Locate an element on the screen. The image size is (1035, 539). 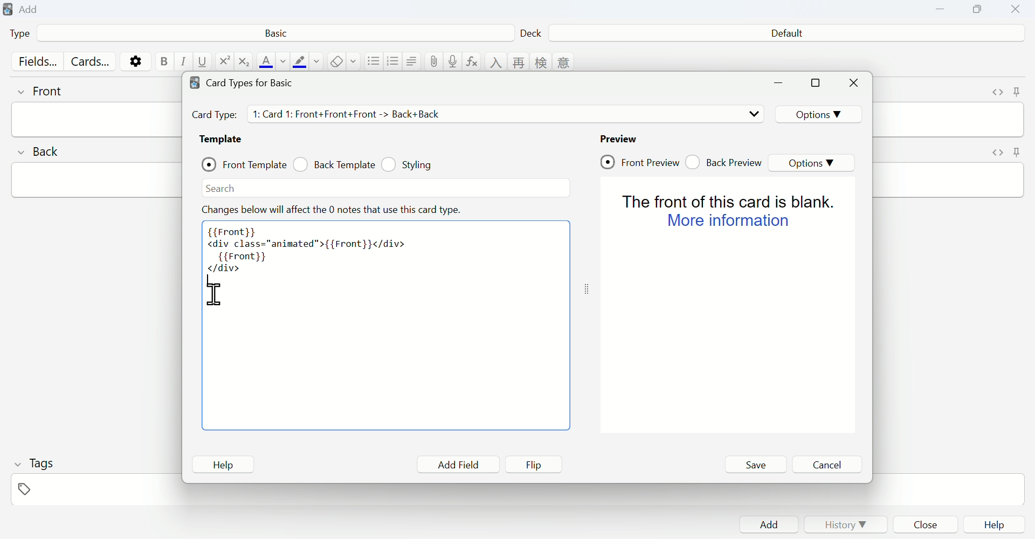
ordered list is located at coordinates (393, 61).